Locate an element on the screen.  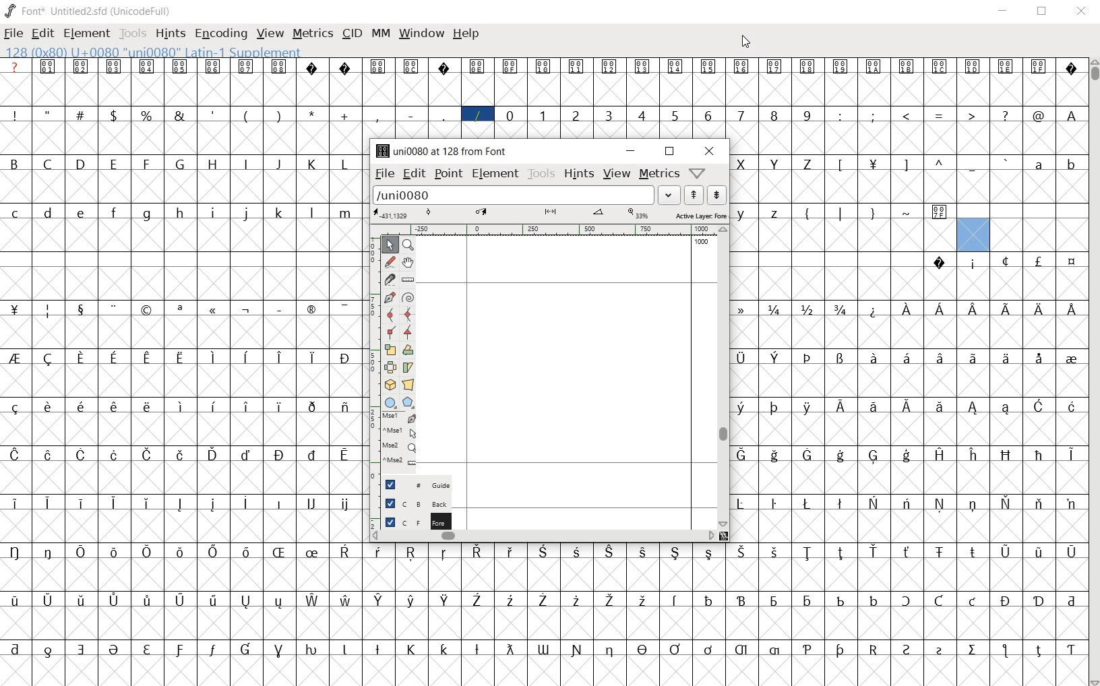
glyph is located at coordinates (148, 600).